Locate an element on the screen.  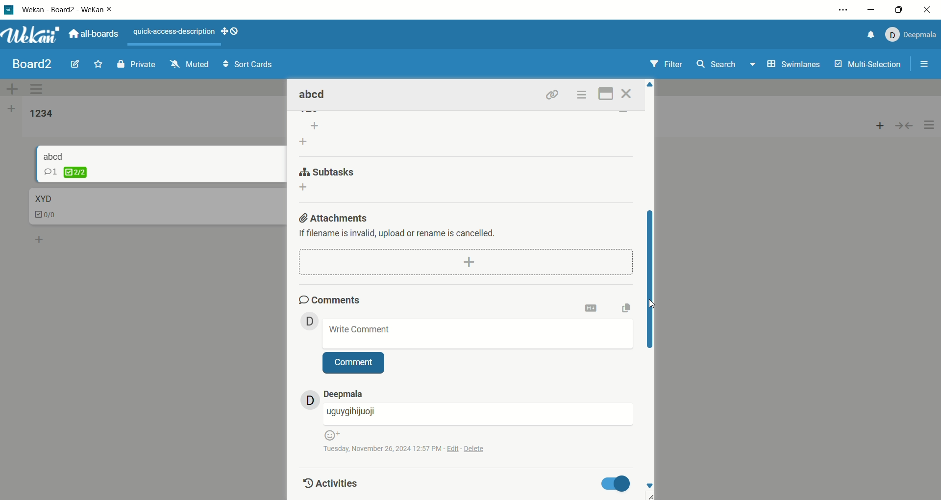
board title is located at coordinates (33, 64).